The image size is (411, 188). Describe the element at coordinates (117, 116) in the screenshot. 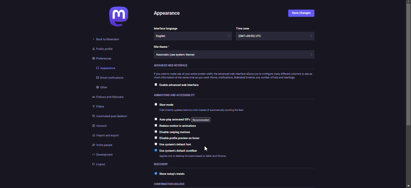

I see `automated post deletion` at that location.